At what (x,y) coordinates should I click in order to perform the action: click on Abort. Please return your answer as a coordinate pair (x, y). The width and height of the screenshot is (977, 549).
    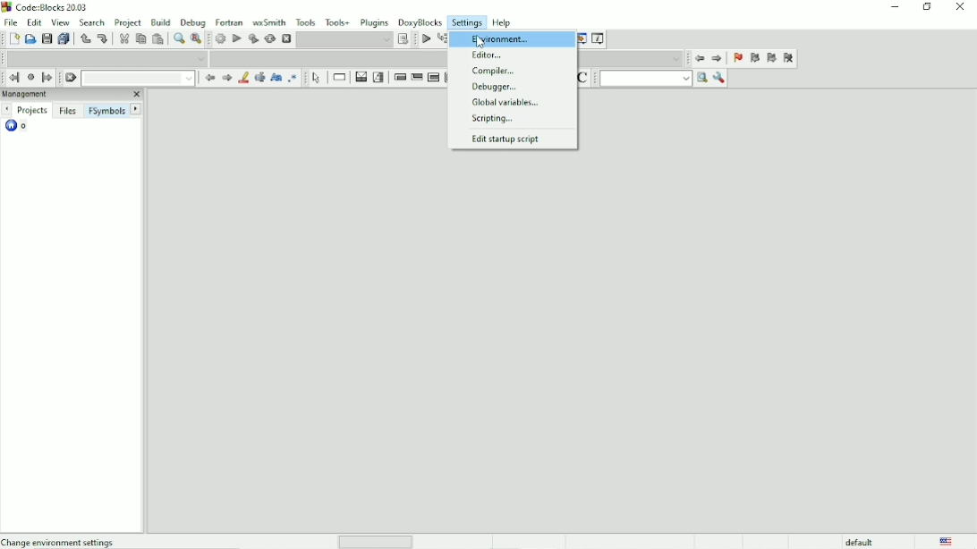
    Looking at the image, I should click on (285, 38).